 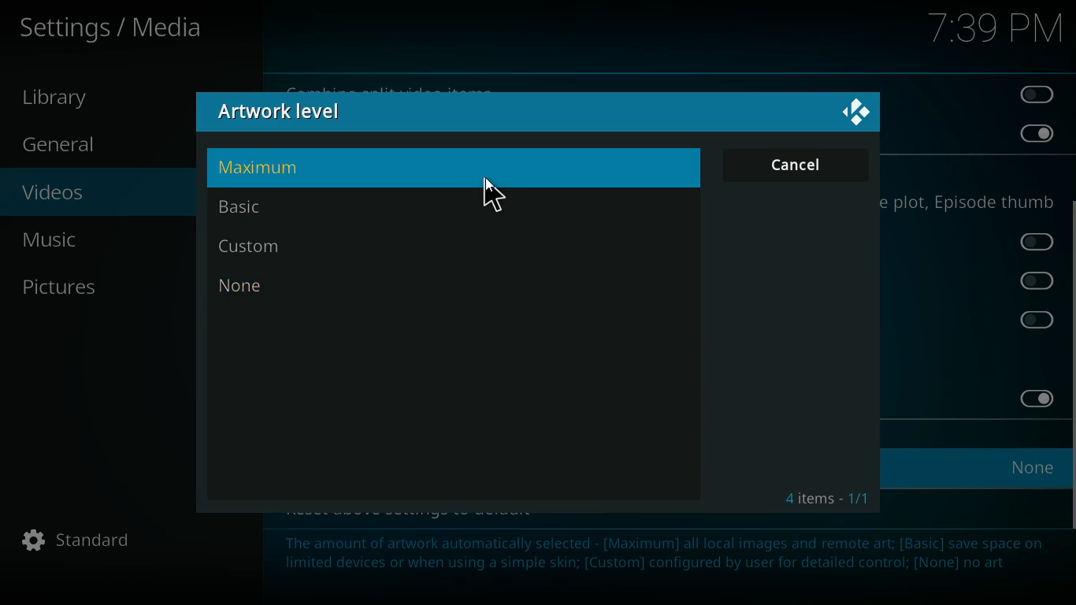 What do you see at coordinates (827, 499) in the screenshot?
I see `items` at bounding box center [827, 499].